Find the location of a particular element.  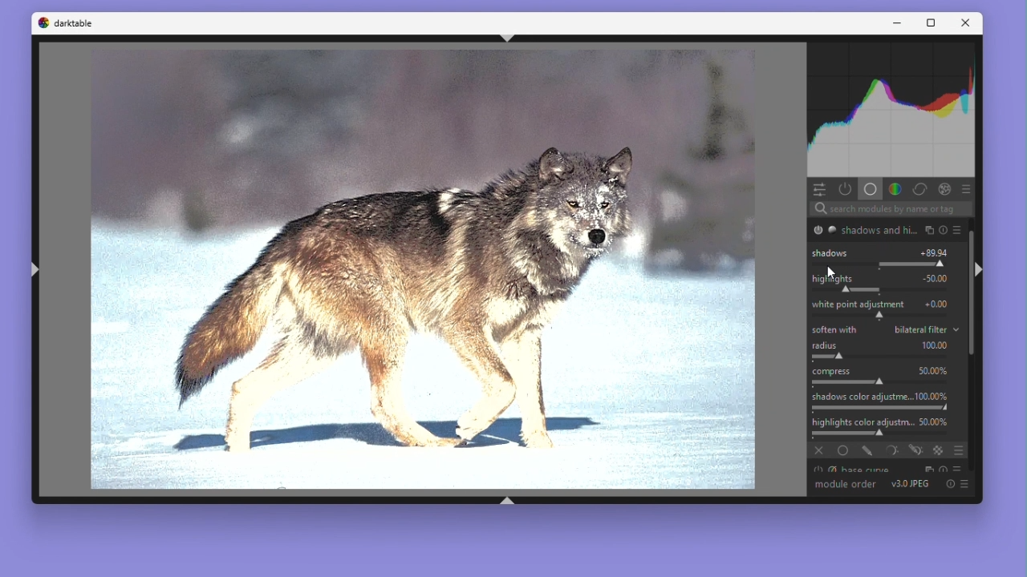

preset is located at coordinates (968, 189).